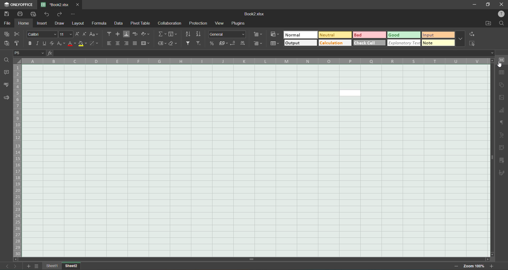 This screenshot has height=270, width=508. I want to click on conditional formatting, so click(273, 35).